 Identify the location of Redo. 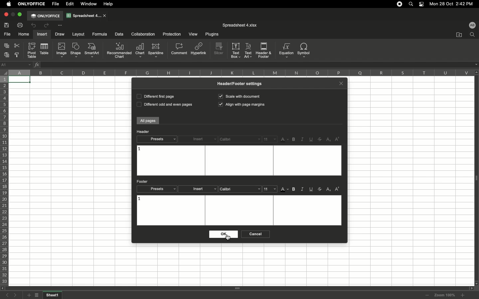
(46, 25).